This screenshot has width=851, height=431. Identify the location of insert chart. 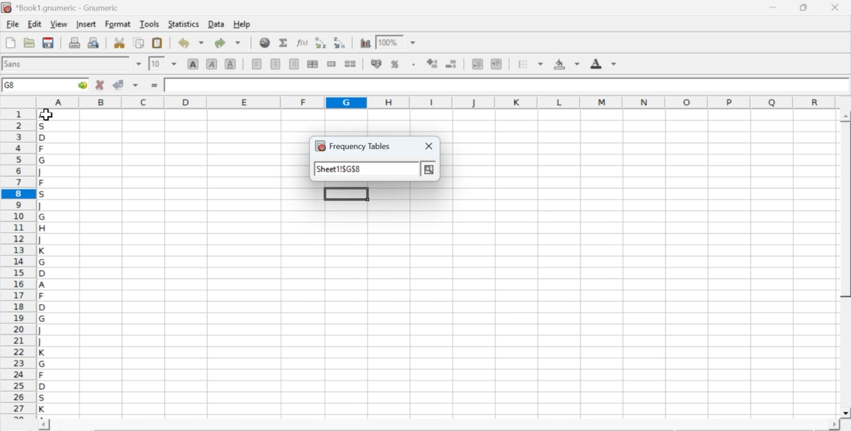
(366, 42).